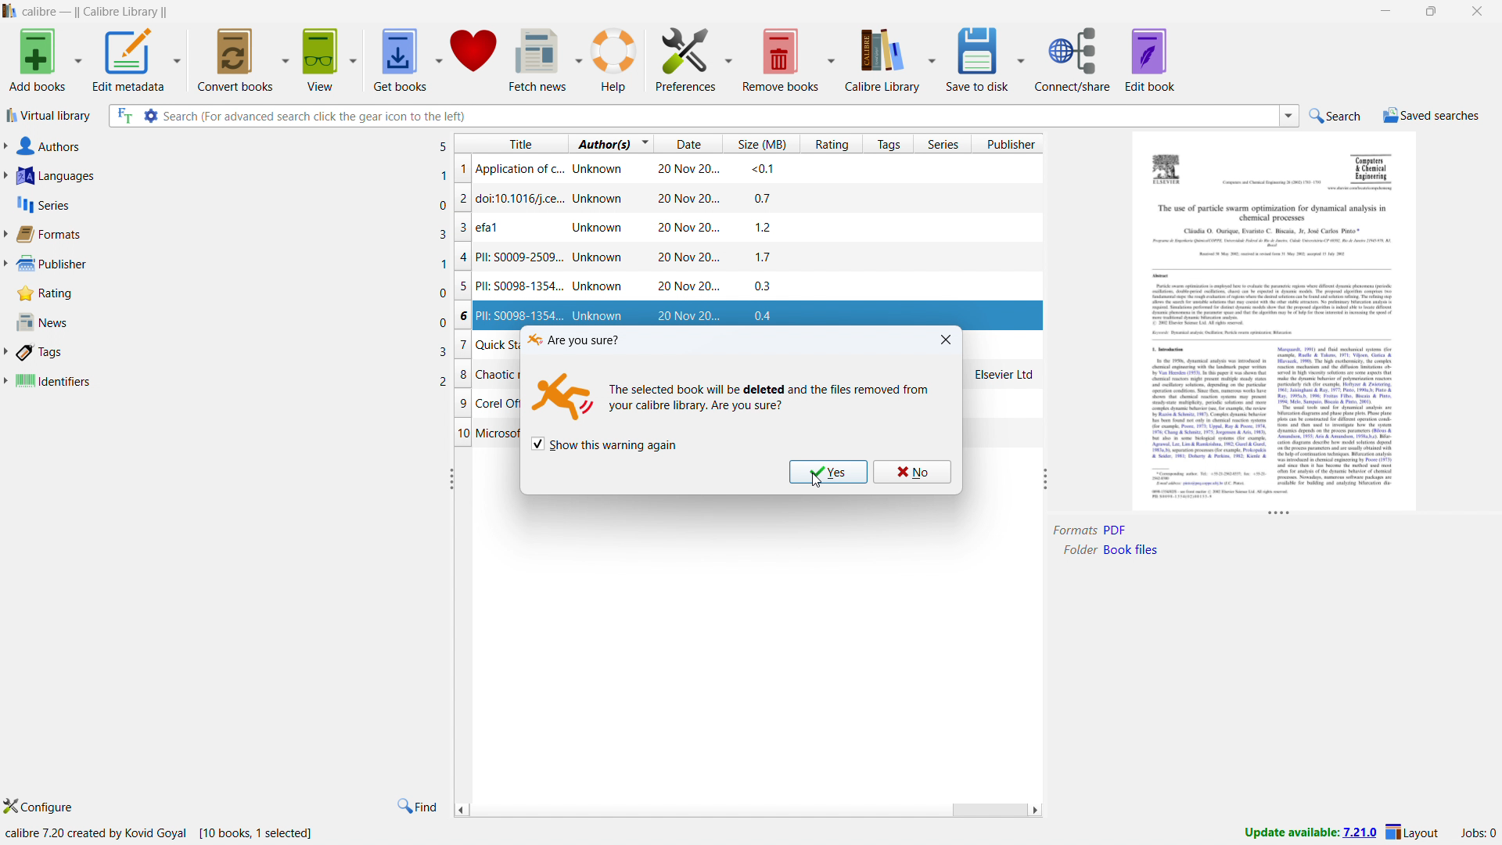 The width and height of the screenshot is (1502, 845). Describe the element at coordinates (1290, 115) in the screenshot. I see `search history` at that location.